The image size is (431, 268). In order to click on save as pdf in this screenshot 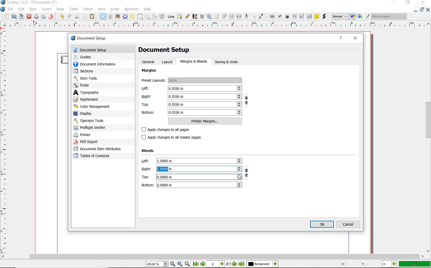, I will do `click(51, 17)`.